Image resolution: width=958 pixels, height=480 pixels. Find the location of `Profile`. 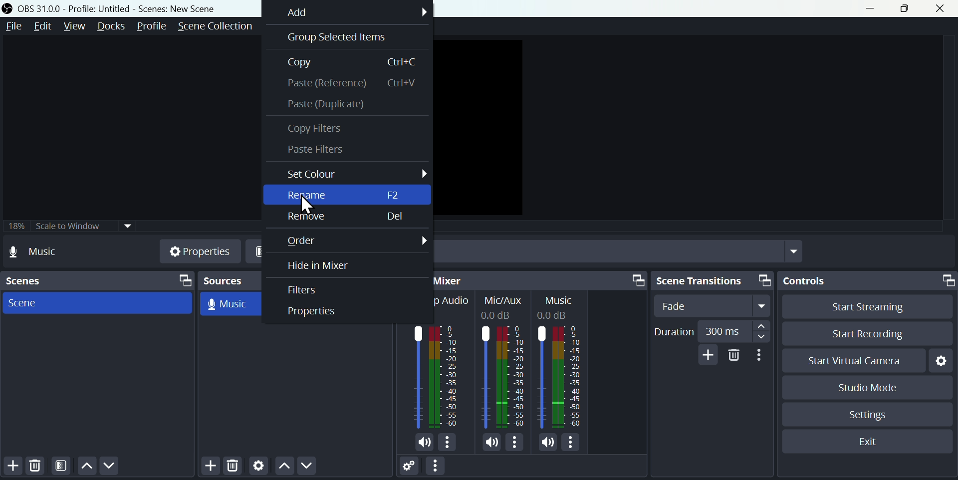

Profile is located at coordinates (151, 25).